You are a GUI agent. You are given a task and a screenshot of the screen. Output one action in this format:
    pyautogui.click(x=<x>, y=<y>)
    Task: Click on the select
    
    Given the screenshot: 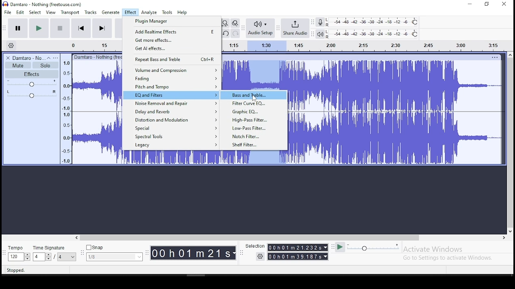 What is the action you would take?
    pyautogui.click(x=36, y=12)
    